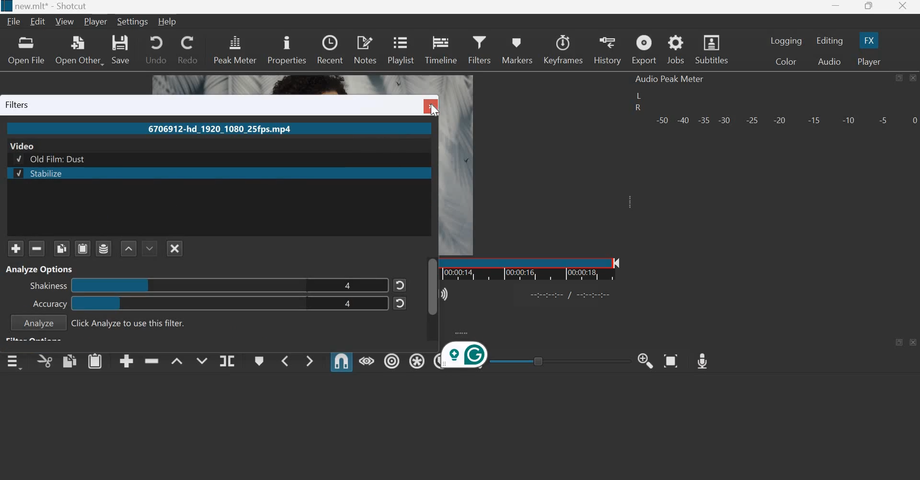 Image resolution: width=920 pixels, height=480 pixels. Describe the element at coordinates (367, 360) in the screenshot. I see `Scrub while dragging` at that location.